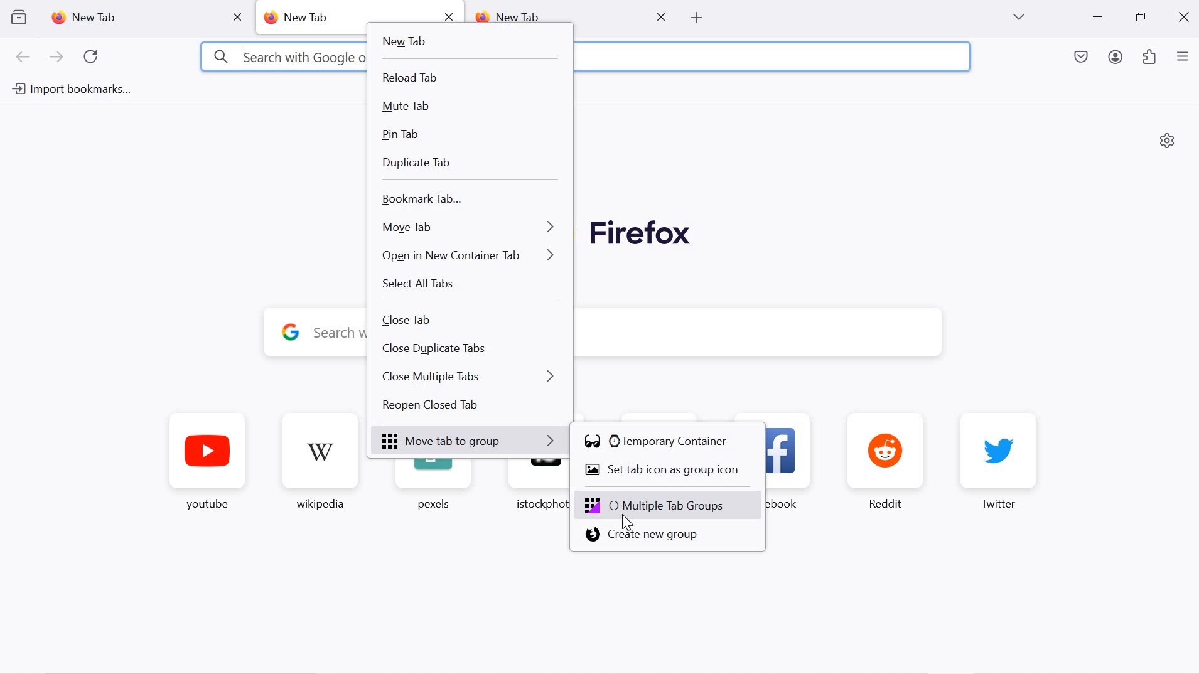  What do you see at coordinates (470, 320) in the screenshot?
I see `close tab` at bounding box center [470, 320].